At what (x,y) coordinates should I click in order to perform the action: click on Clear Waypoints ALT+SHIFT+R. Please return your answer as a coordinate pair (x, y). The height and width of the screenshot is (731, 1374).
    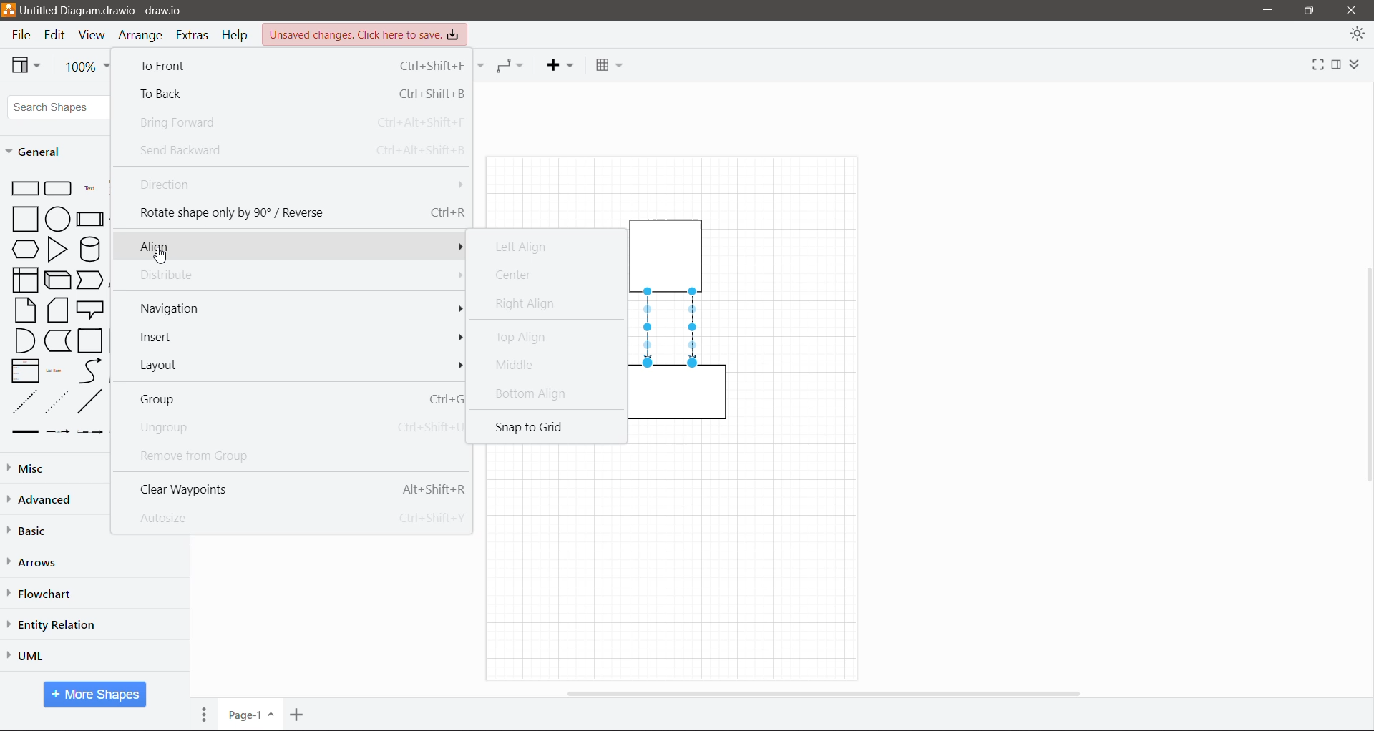
    Looking at the image, I should click on (301, 489).